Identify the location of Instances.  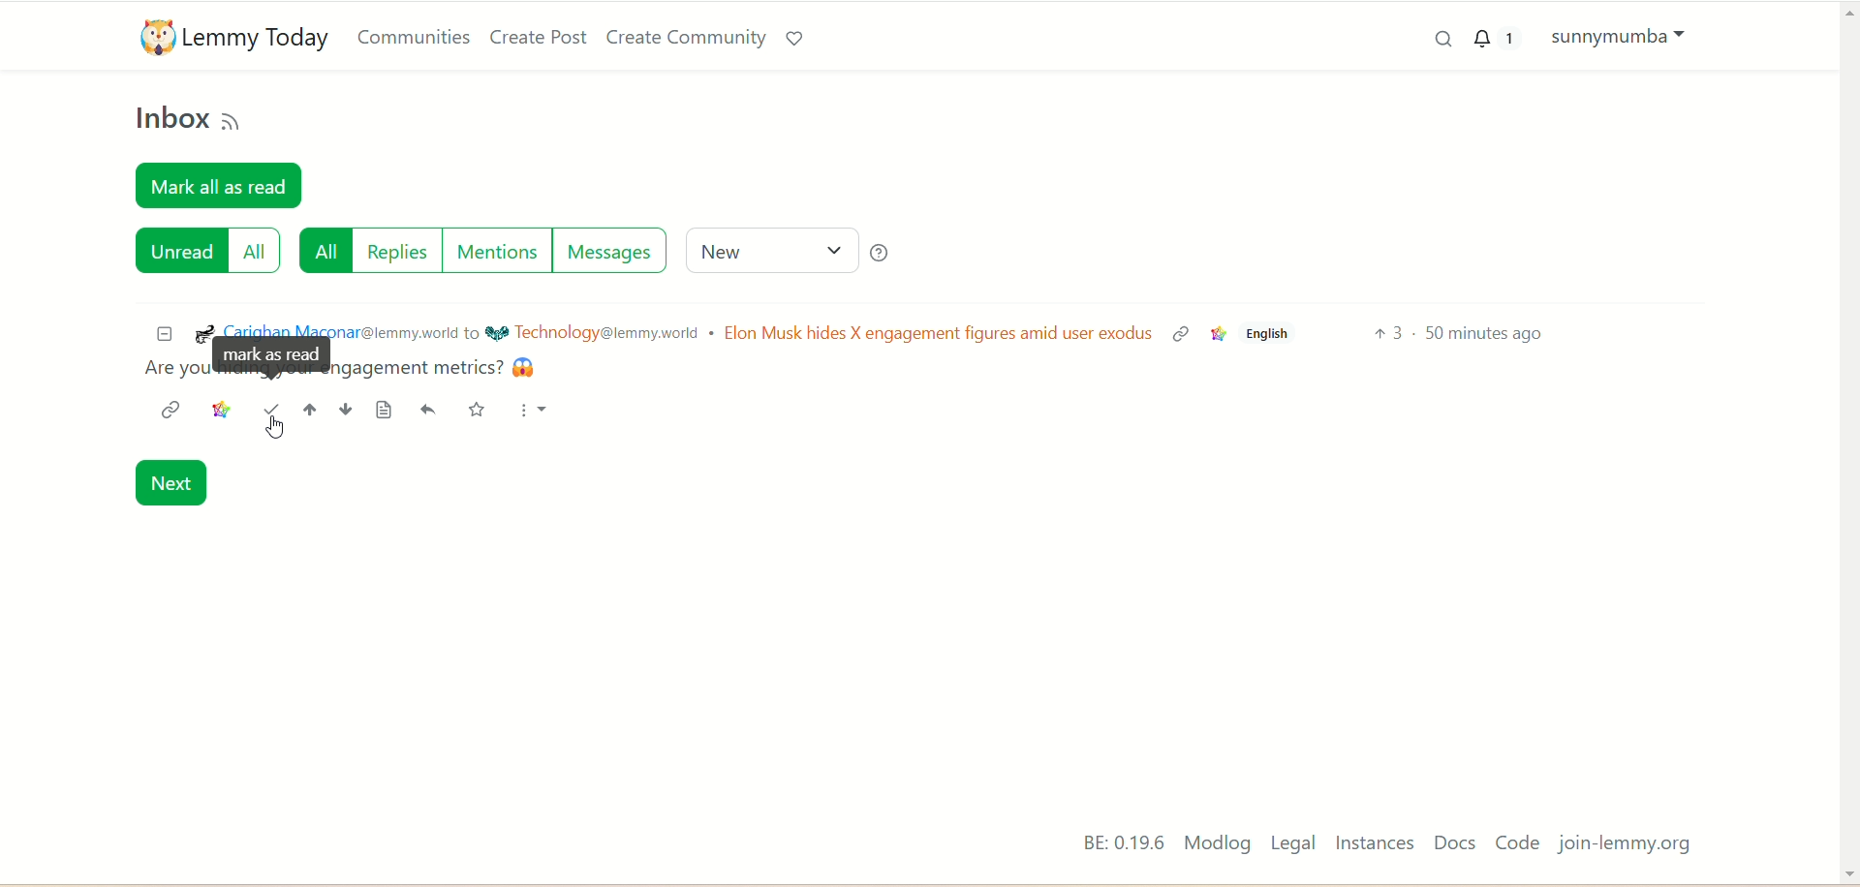
(1375, 843).